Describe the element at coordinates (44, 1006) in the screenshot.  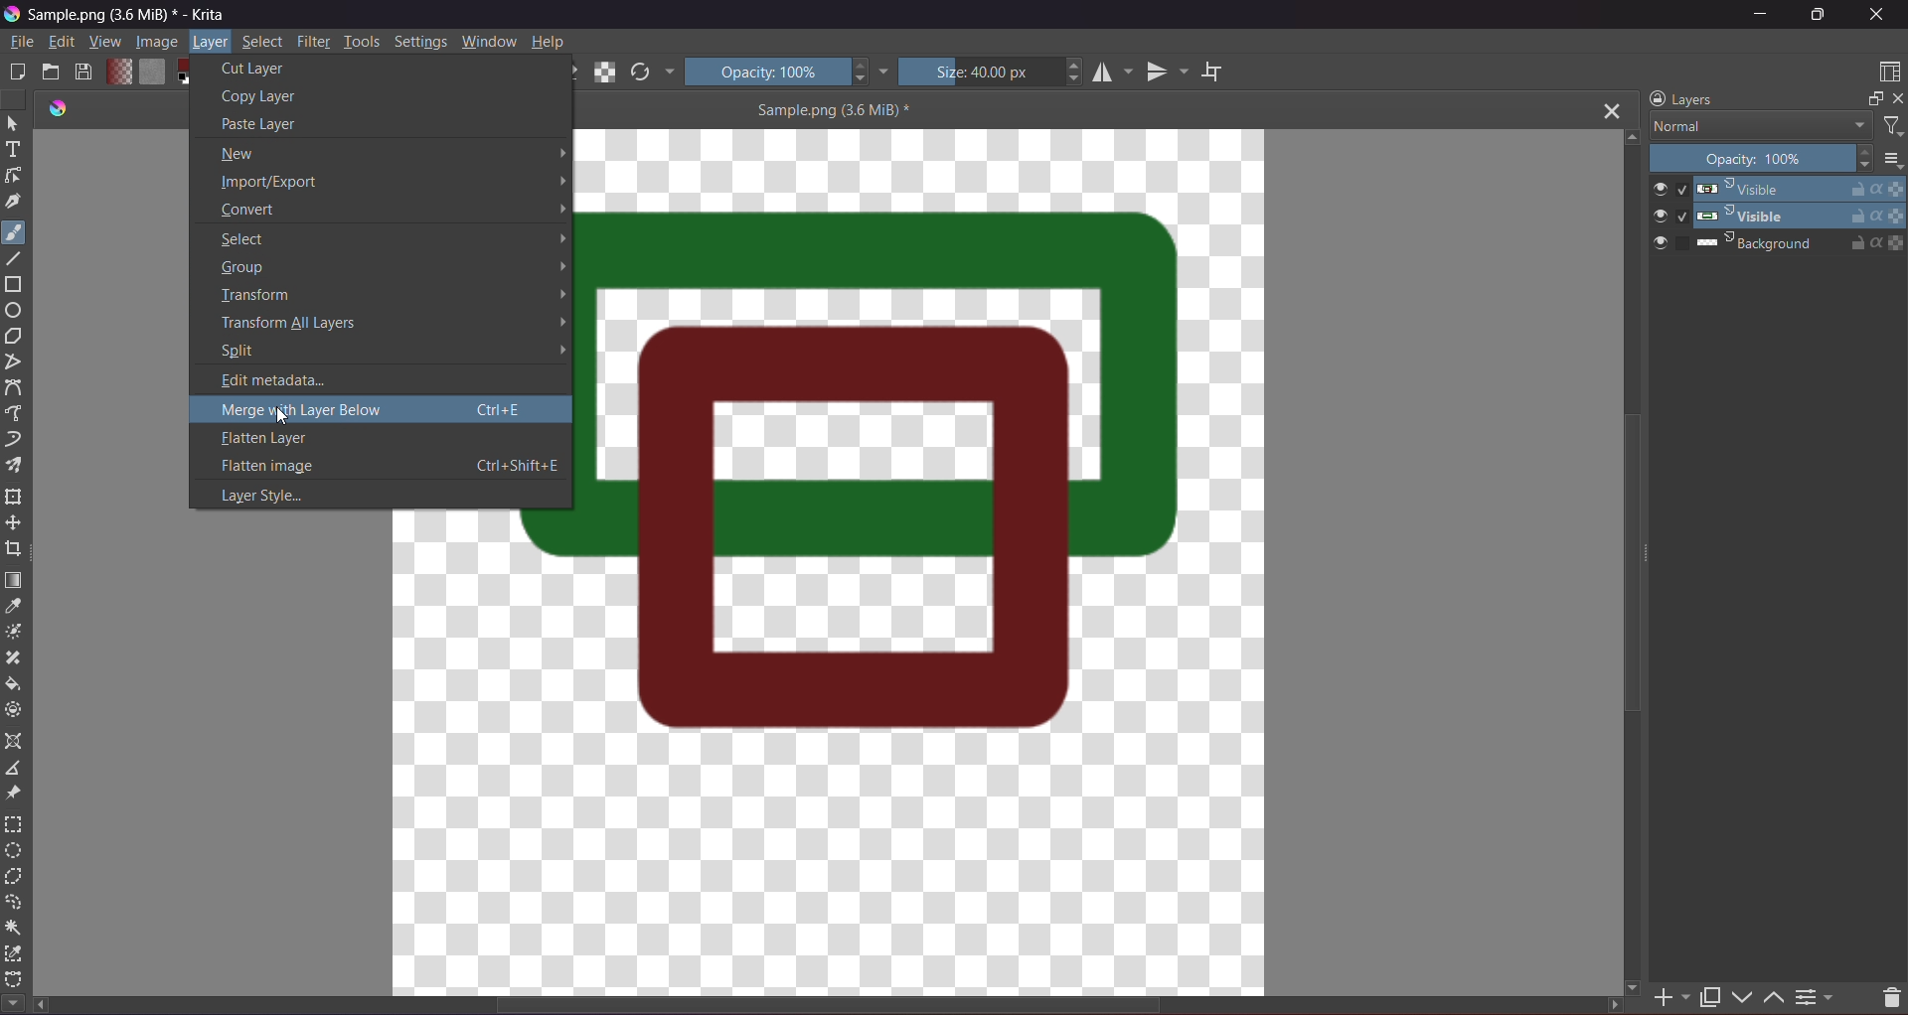
I see `Scroll left` at that location.